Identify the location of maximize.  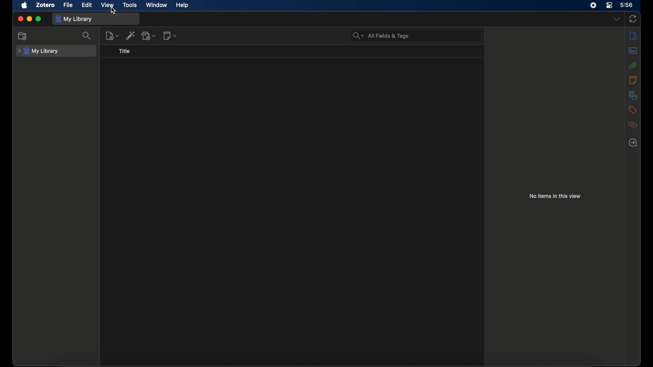
(39, 19).